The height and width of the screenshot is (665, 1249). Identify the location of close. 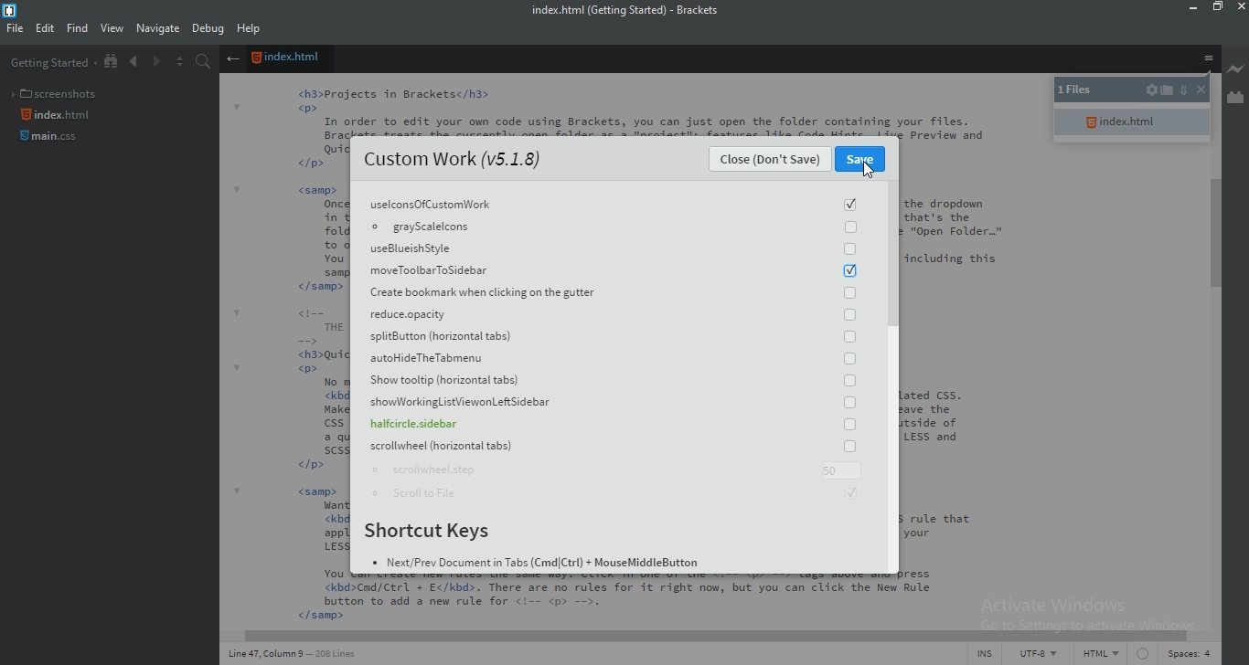
(1199, 91).